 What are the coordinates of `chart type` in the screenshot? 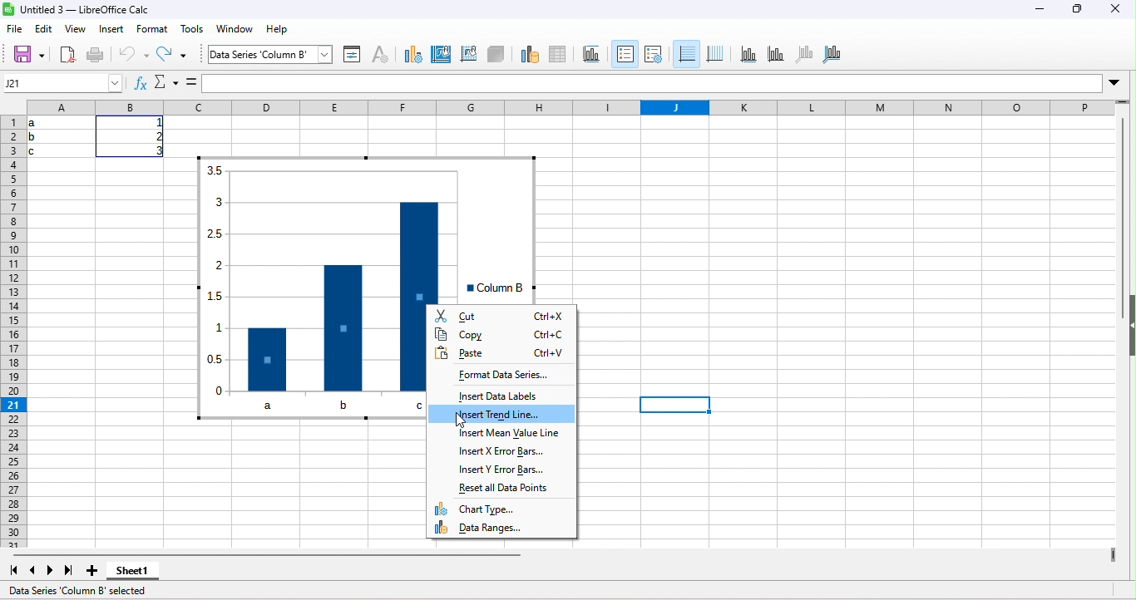 It's located at (492, 510).